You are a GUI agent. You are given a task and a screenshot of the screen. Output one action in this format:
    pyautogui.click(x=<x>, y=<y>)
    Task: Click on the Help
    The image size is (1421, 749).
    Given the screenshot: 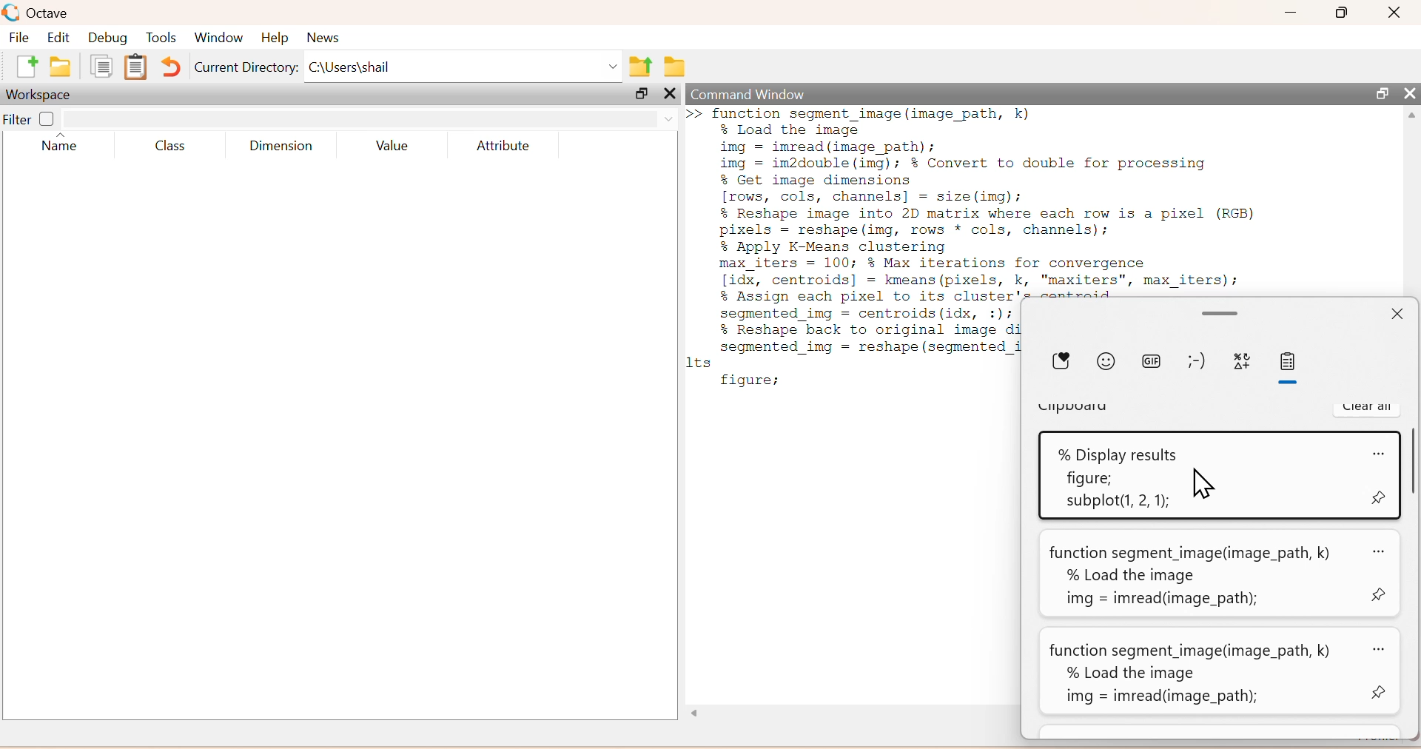 What is the action you would take?
    pyautogui.click(x=273, y=39)
    